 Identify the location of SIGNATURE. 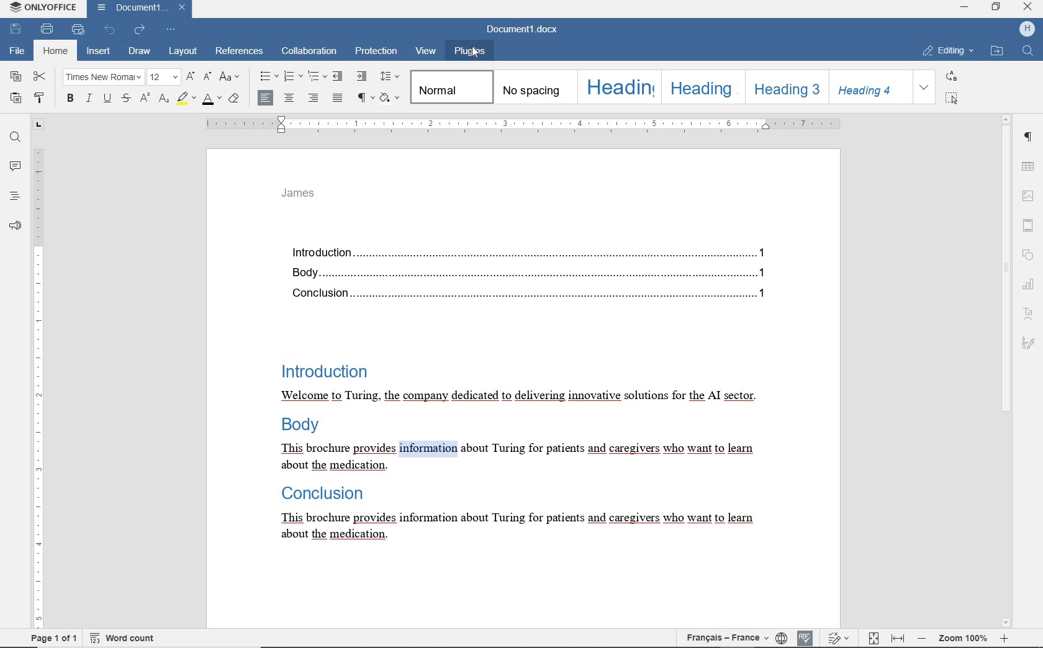
(1029, 344).